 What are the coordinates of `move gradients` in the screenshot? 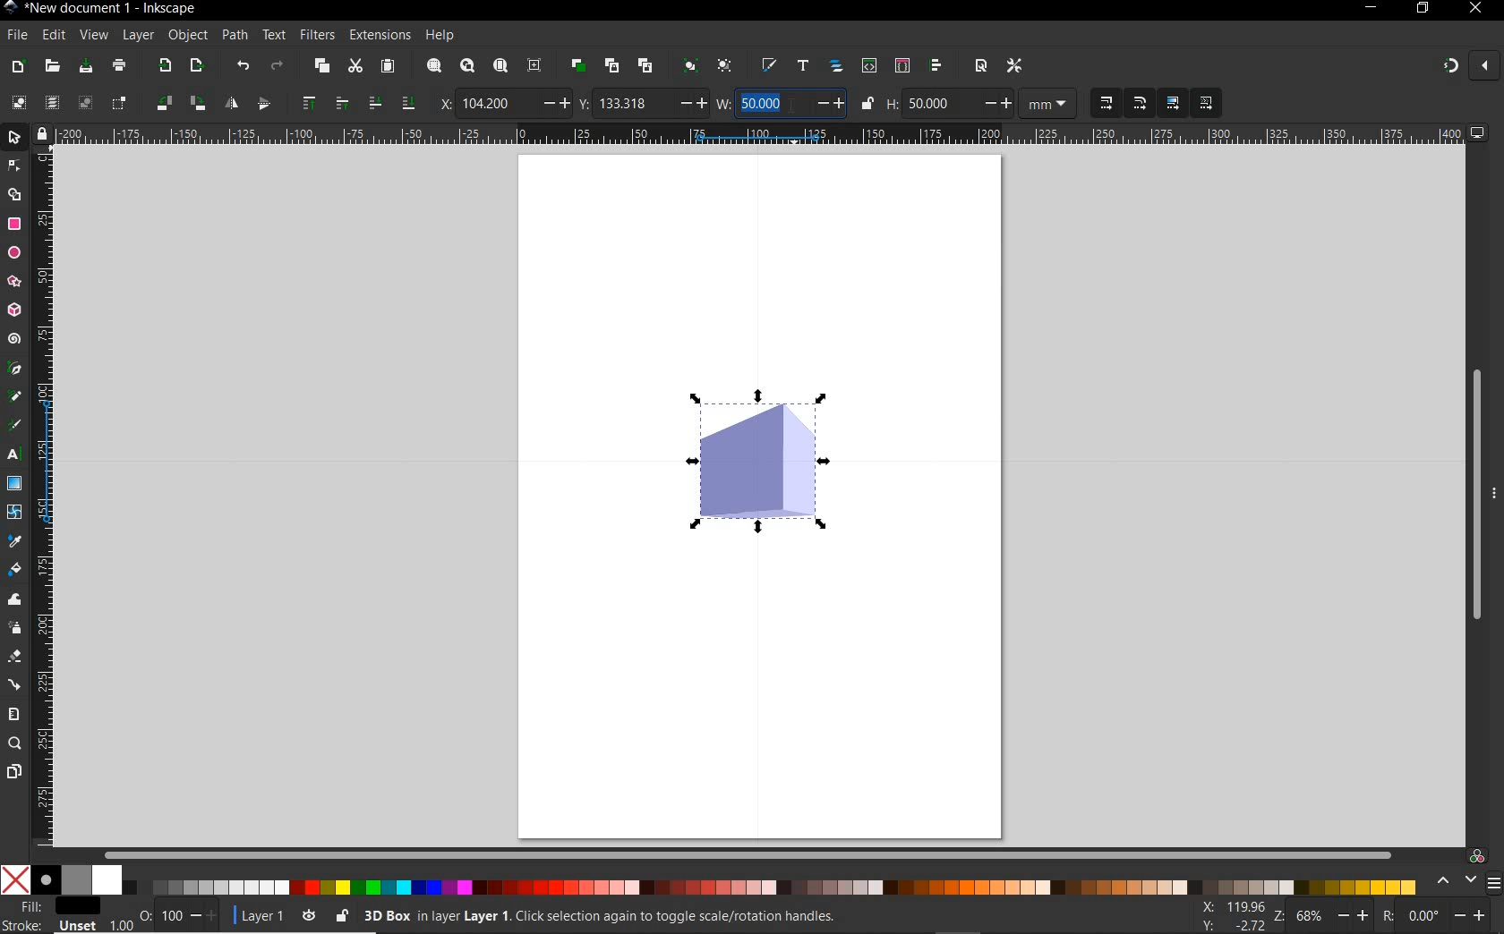 It's located at (1174, 103).